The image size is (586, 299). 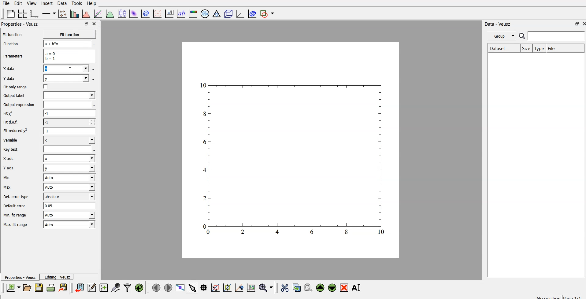 I want to click on plot covariance ellipse, so click(x=253, y=15).